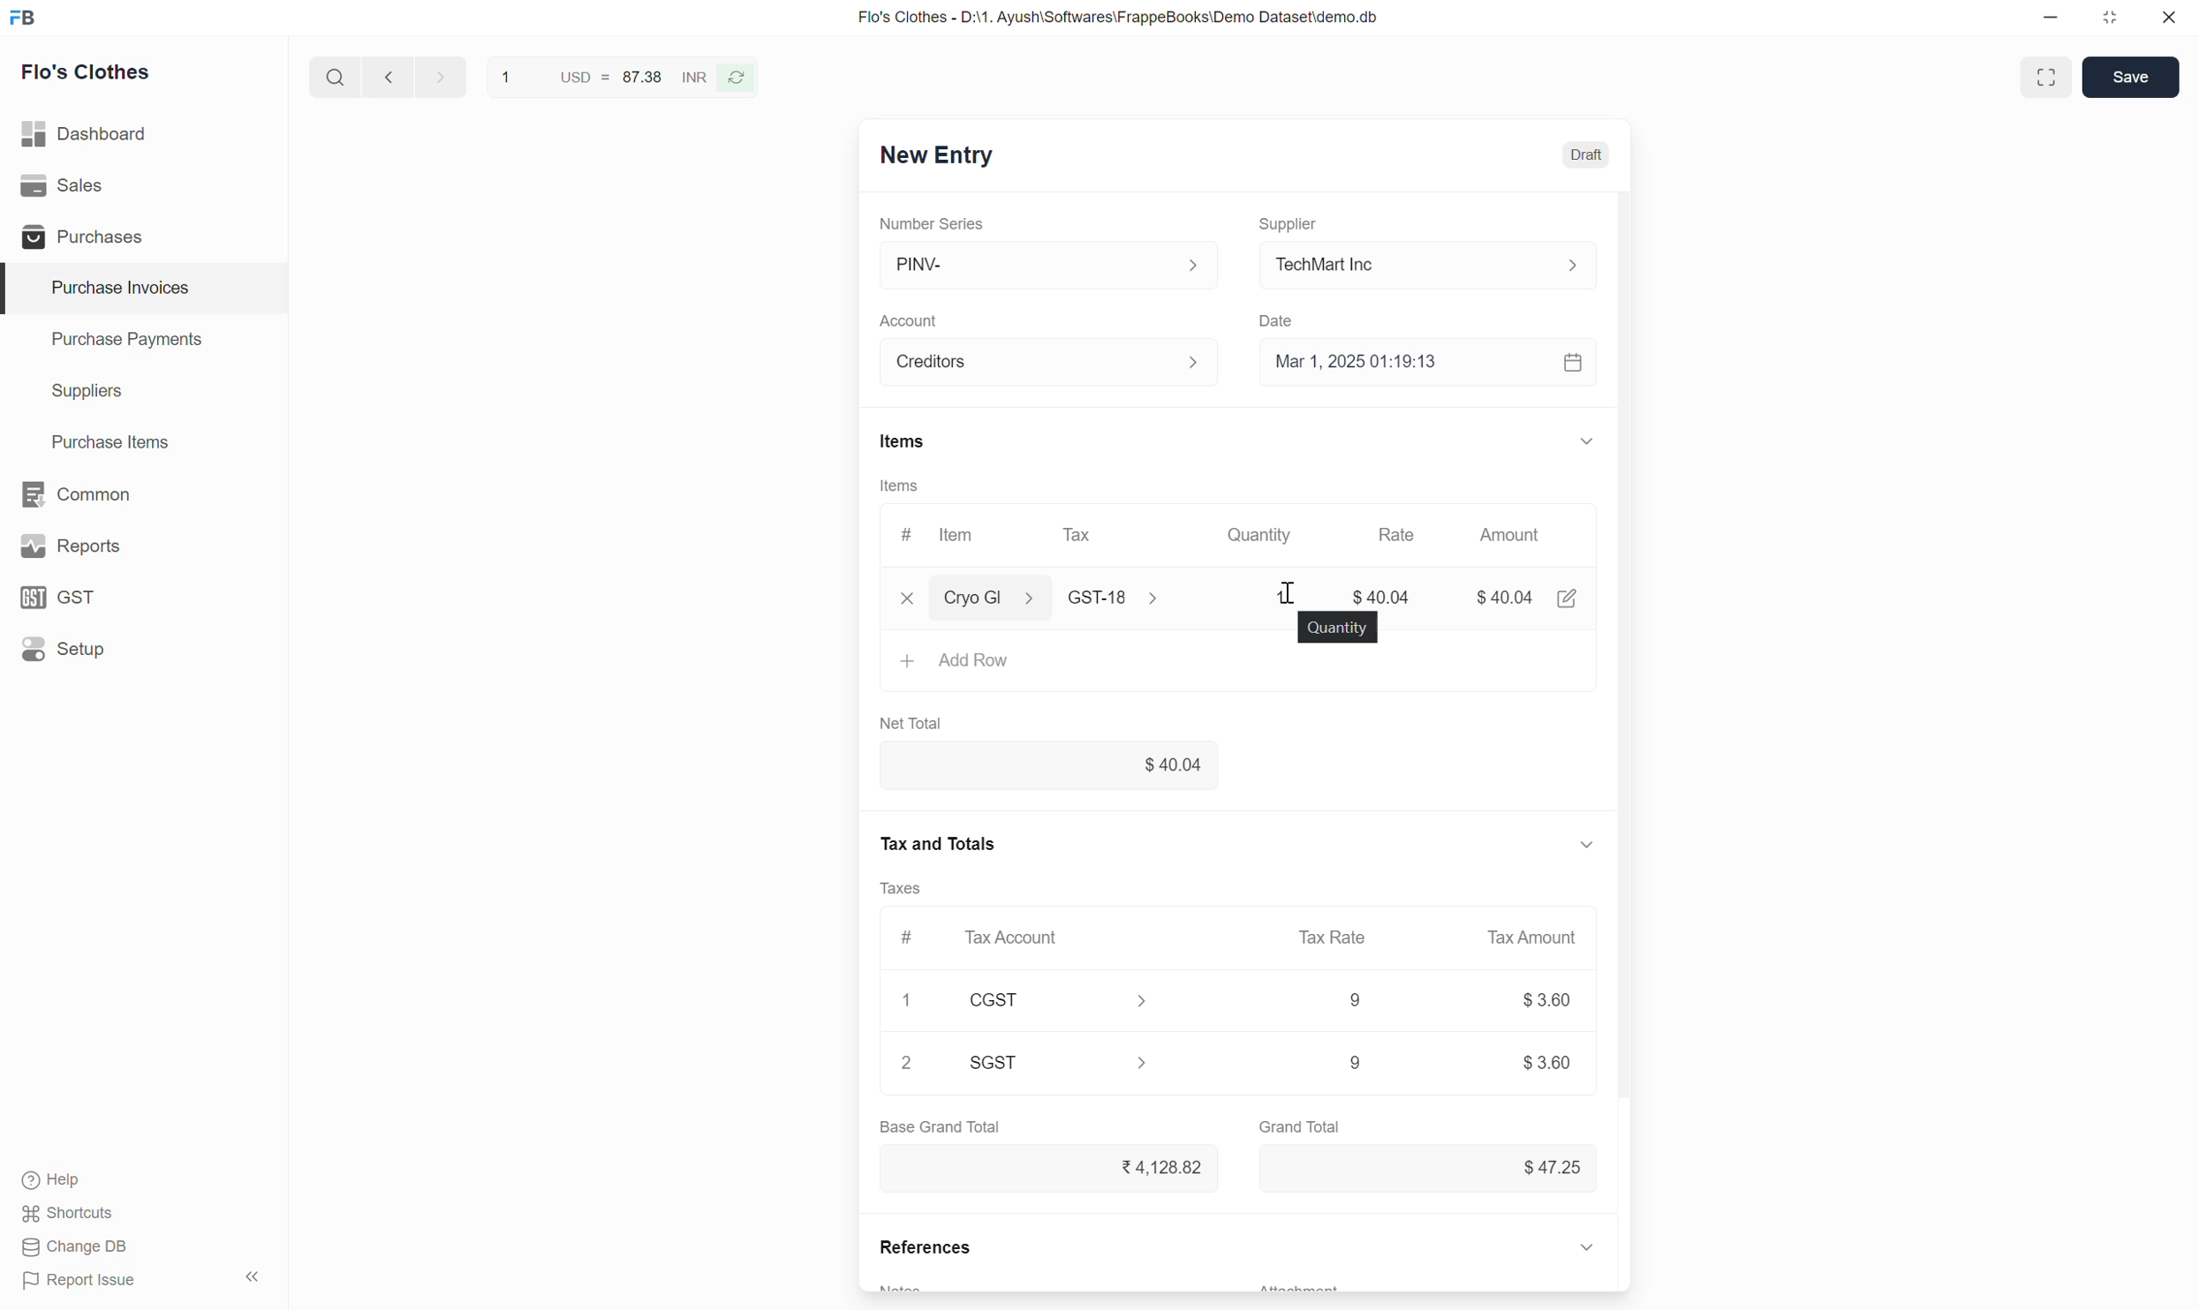 The height and width of the screenshot is (1310, 2199). I want to click on Date, so click(1285, 316).